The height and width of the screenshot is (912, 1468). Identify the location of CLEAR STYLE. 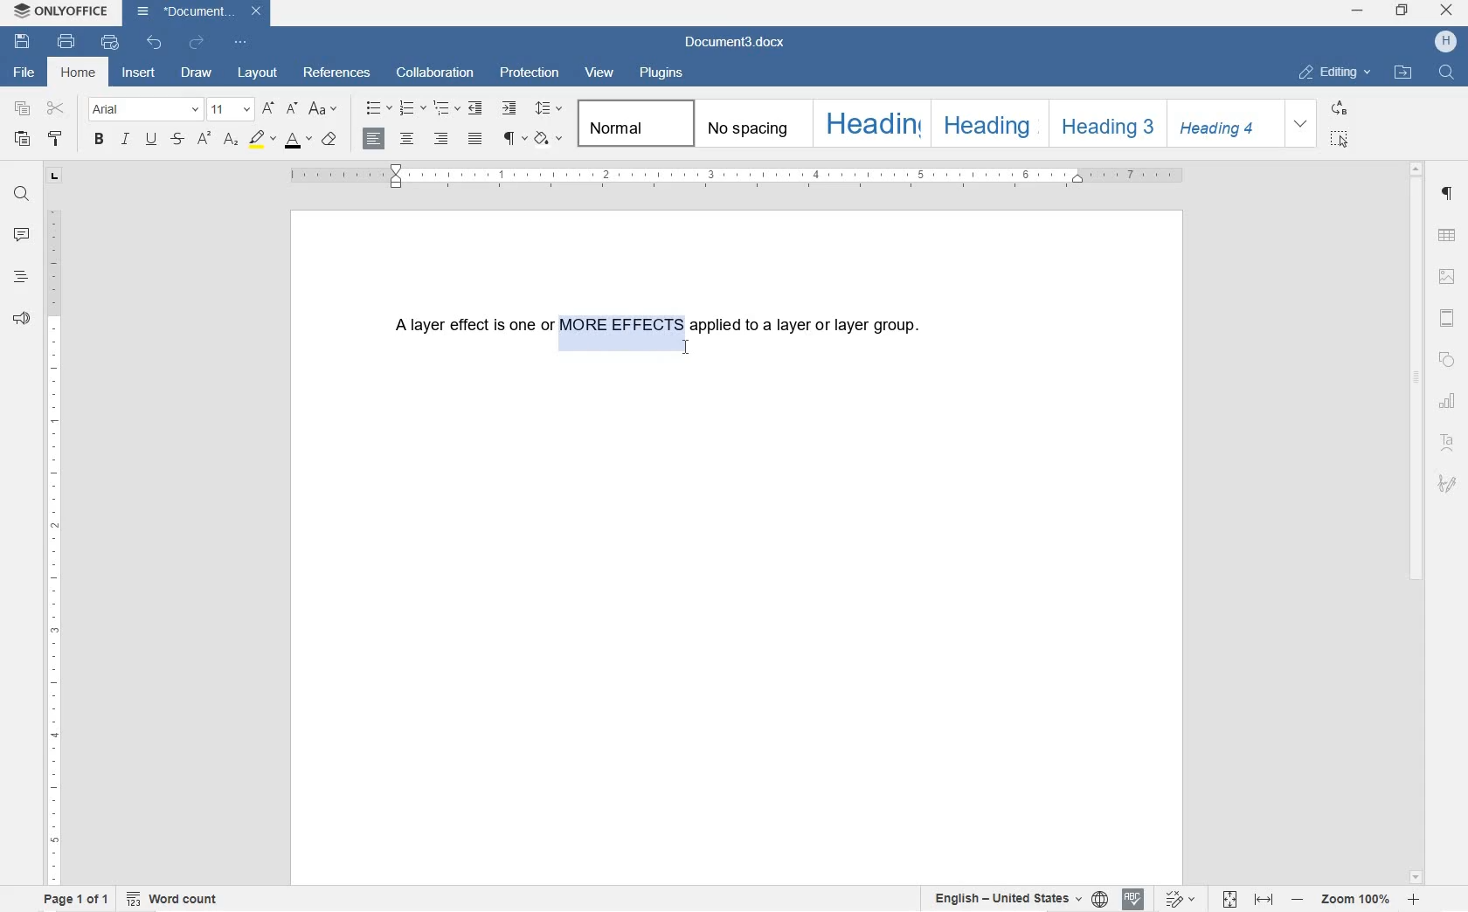
(331, 140).